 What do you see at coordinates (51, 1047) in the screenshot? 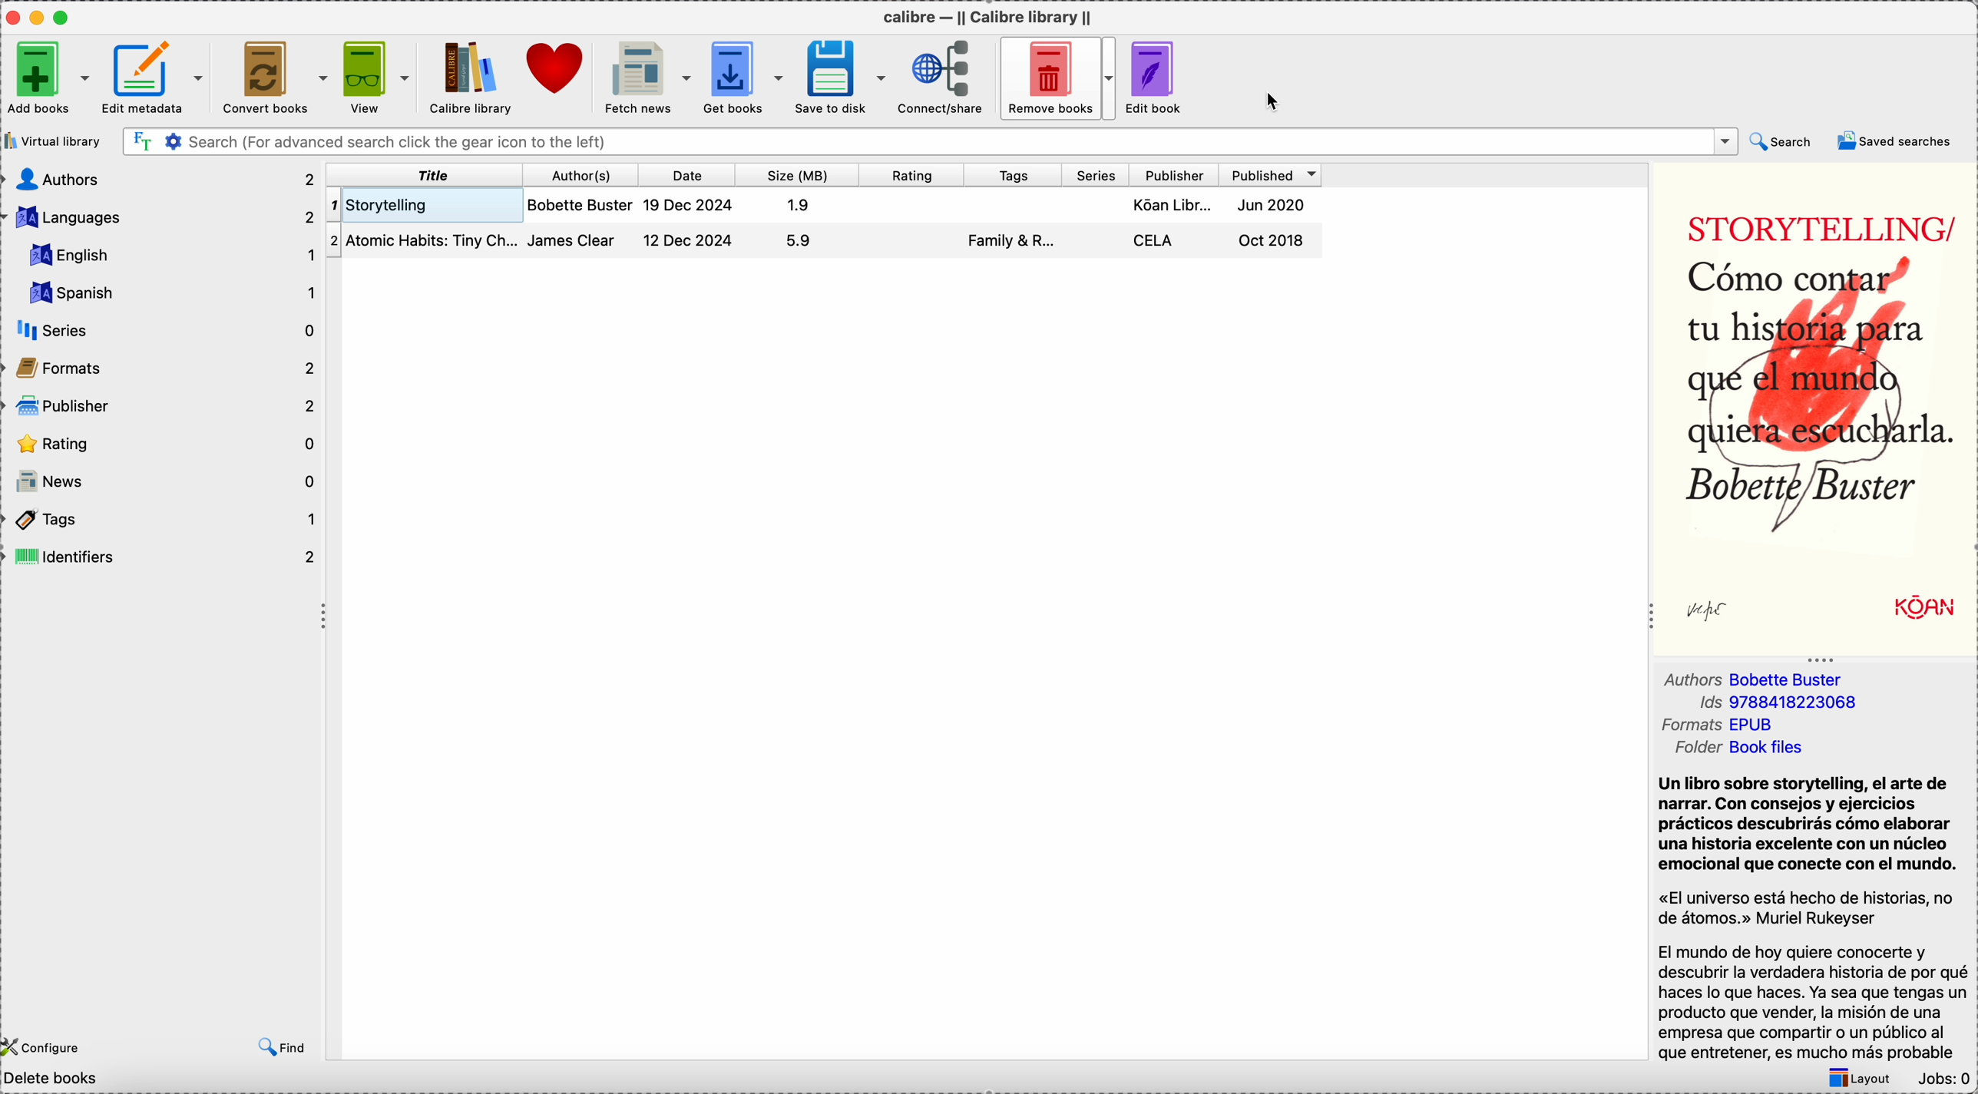
I see `configure` at bounding box center [51, 1047].